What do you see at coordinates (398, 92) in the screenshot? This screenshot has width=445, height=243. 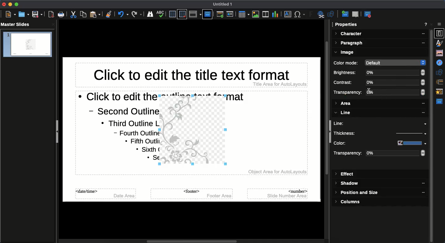 I see `0%` at bounding box center [398, 92].